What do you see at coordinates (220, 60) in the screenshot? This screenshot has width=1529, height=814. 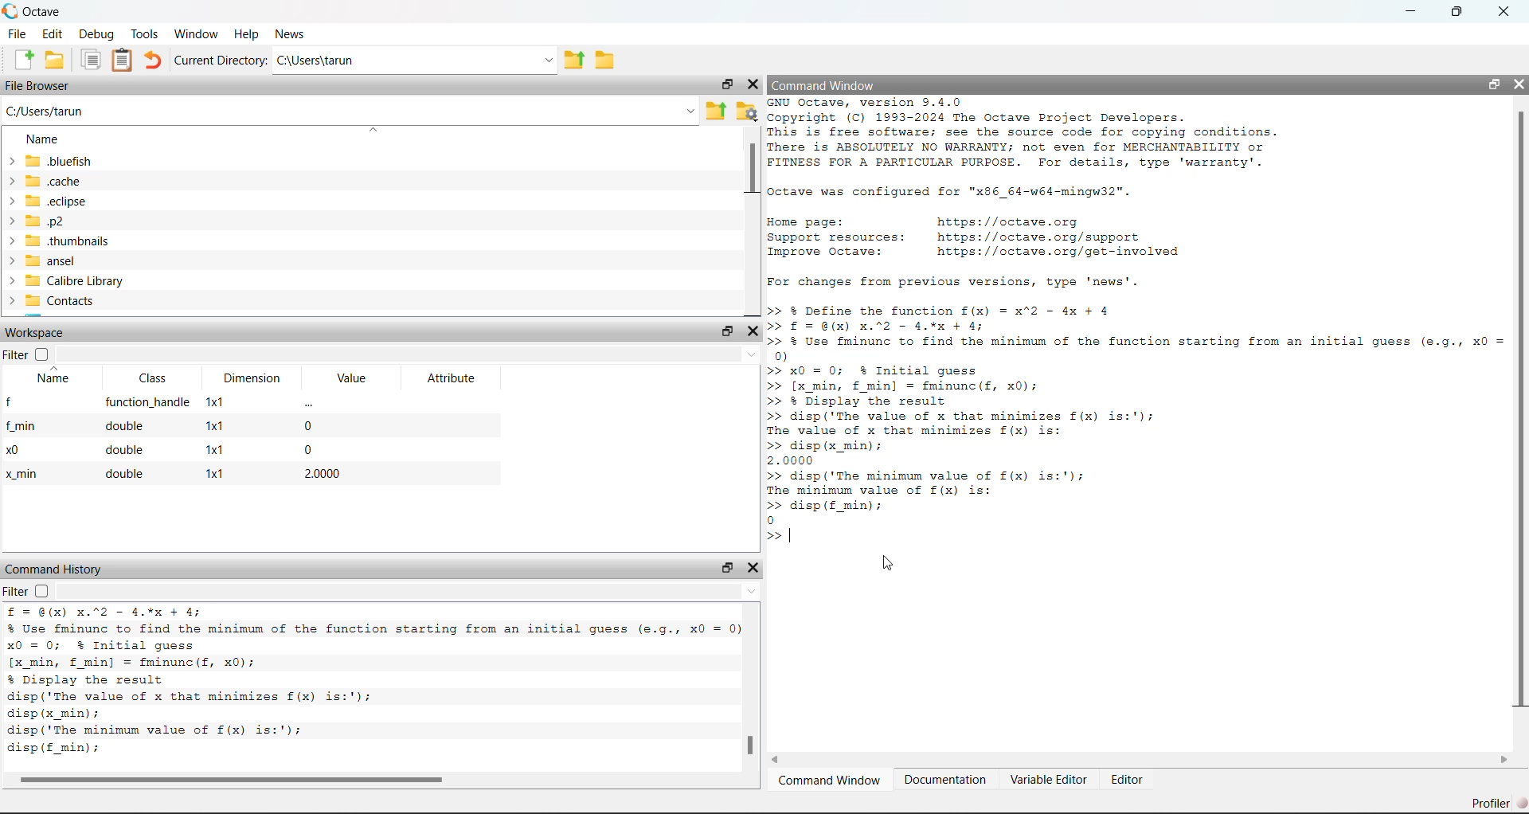 I see `Current Directory` at bounding box center [220, 60].